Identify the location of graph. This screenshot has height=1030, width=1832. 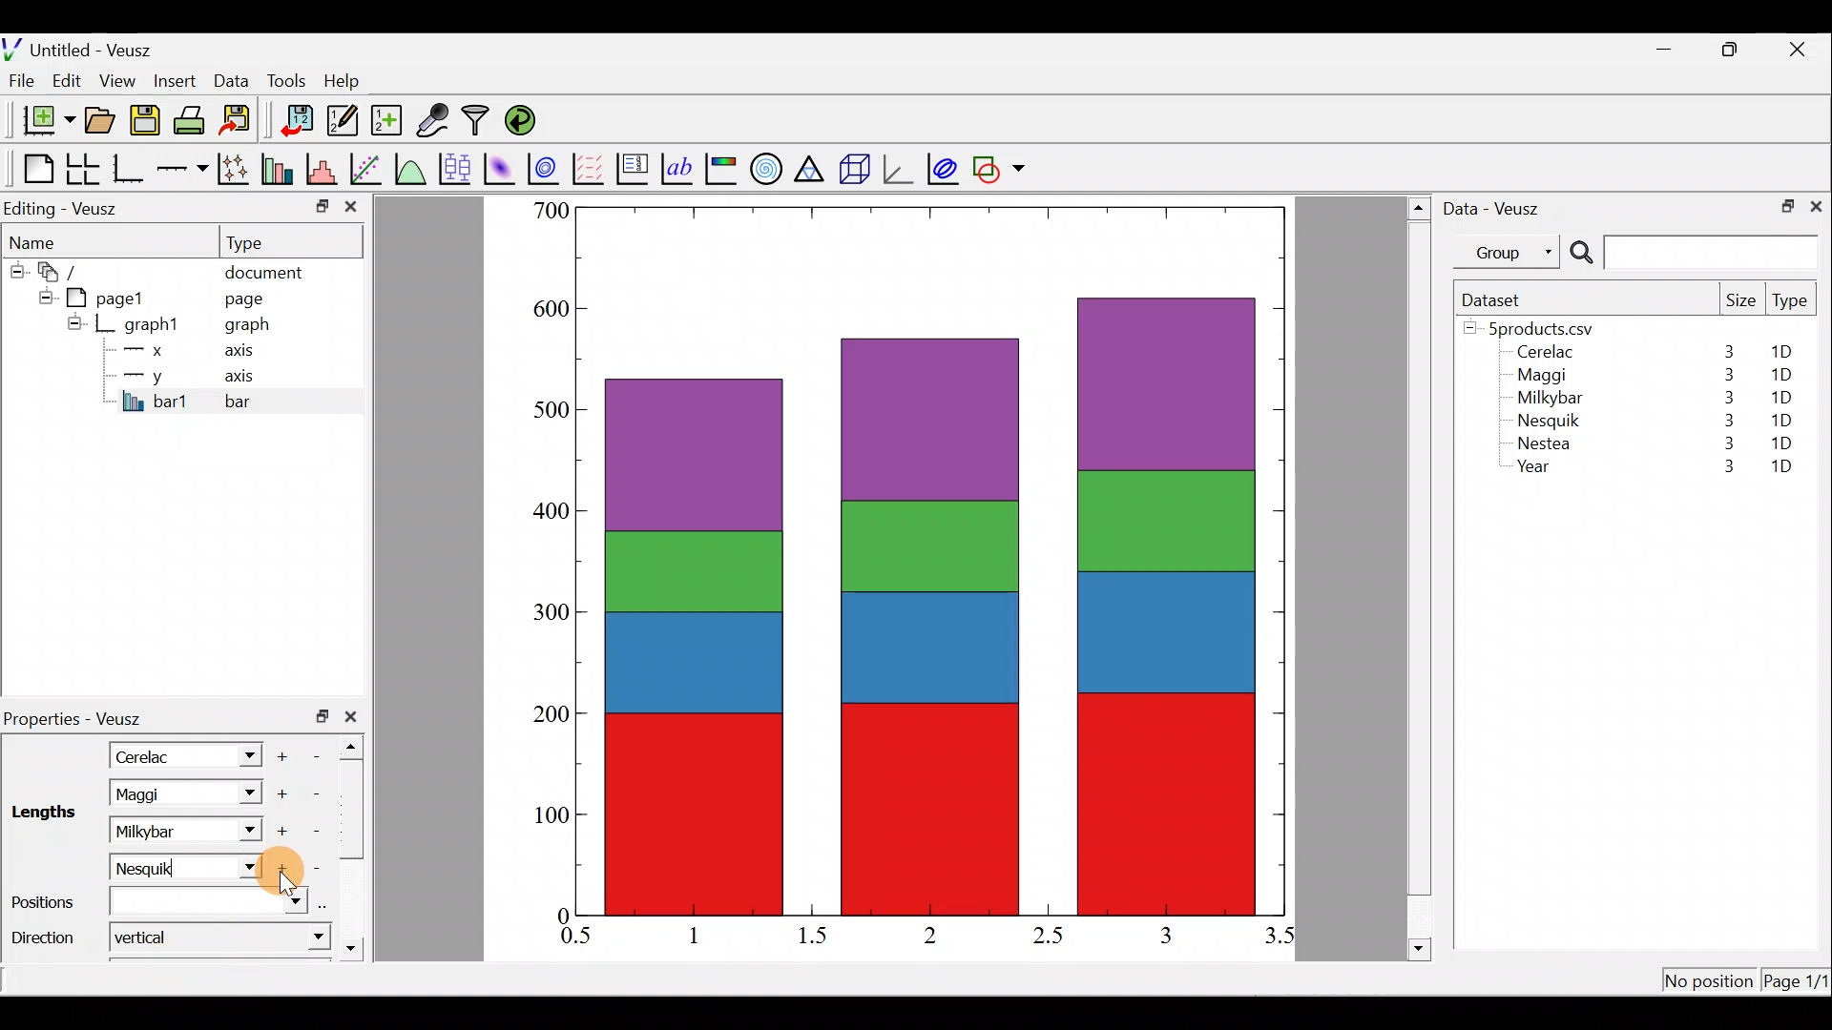
(247, 327).